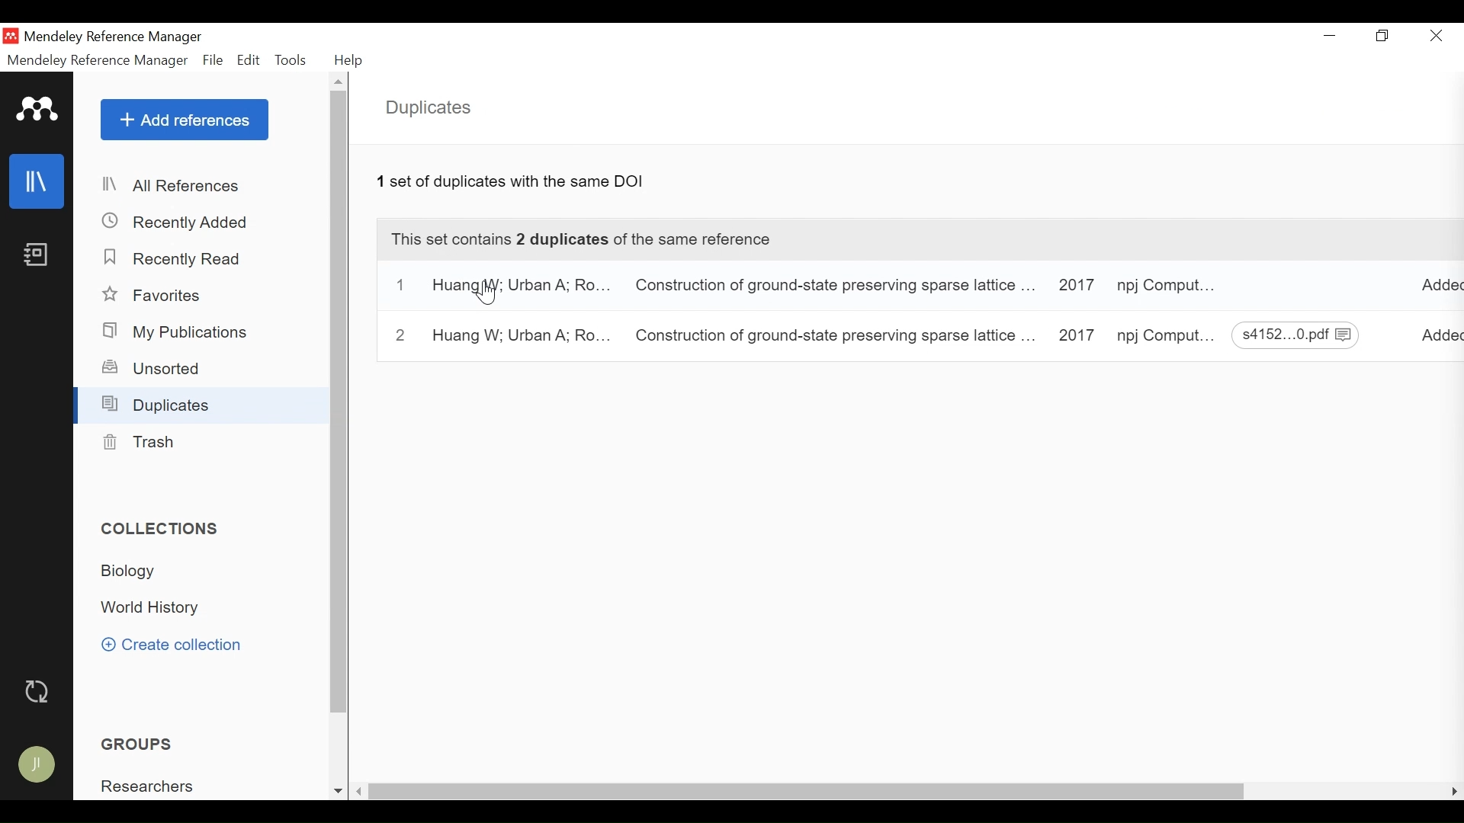  Describe the element at coordinates (136, 441) in the screenshot. I see `Trash` at that location.